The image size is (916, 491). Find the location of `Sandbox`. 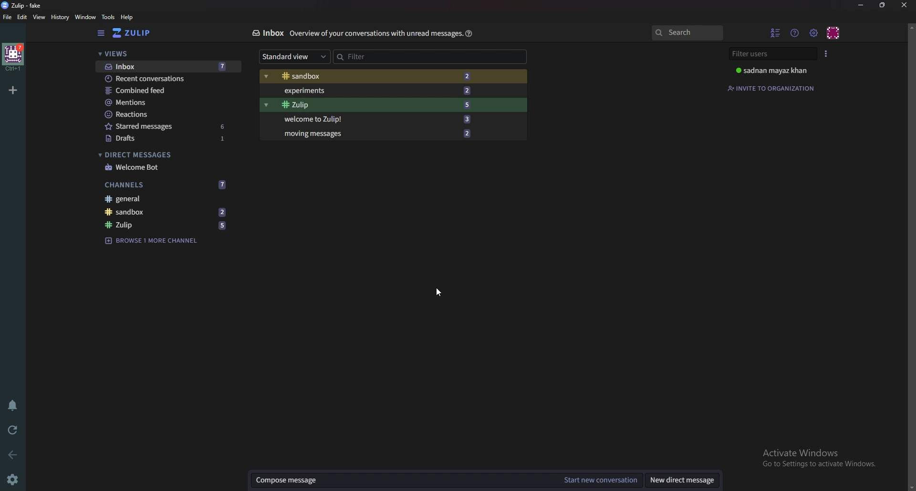

Sandbox is located at coordinates (167, 212).